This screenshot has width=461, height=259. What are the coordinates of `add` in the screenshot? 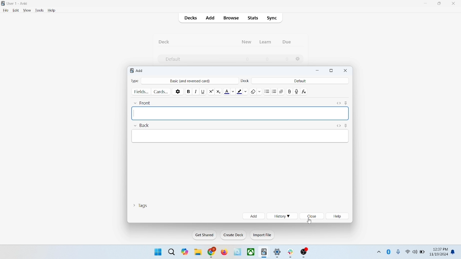 It's located at (254, 216).